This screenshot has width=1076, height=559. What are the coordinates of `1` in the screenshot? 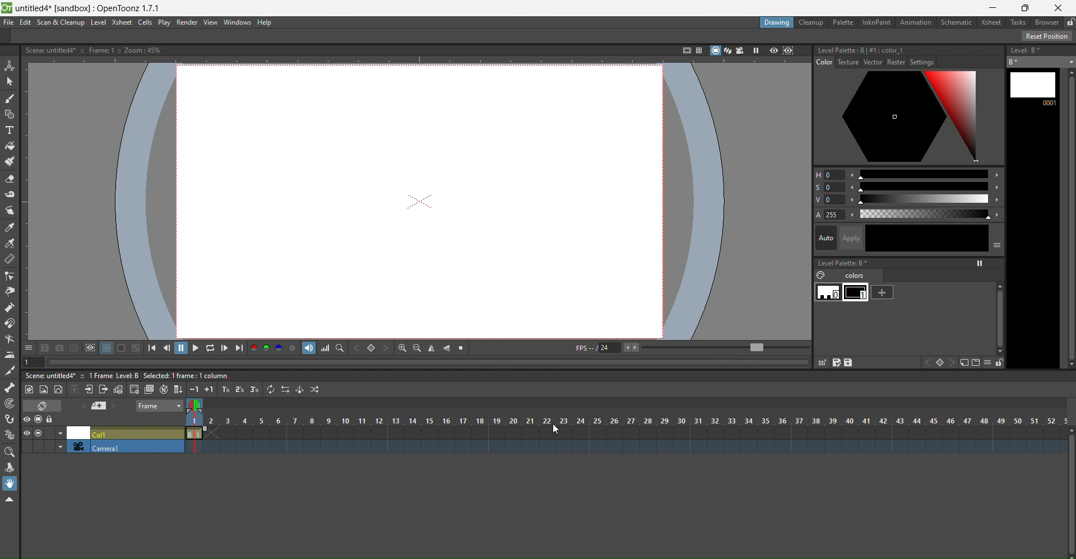 It's located at (857, 292).